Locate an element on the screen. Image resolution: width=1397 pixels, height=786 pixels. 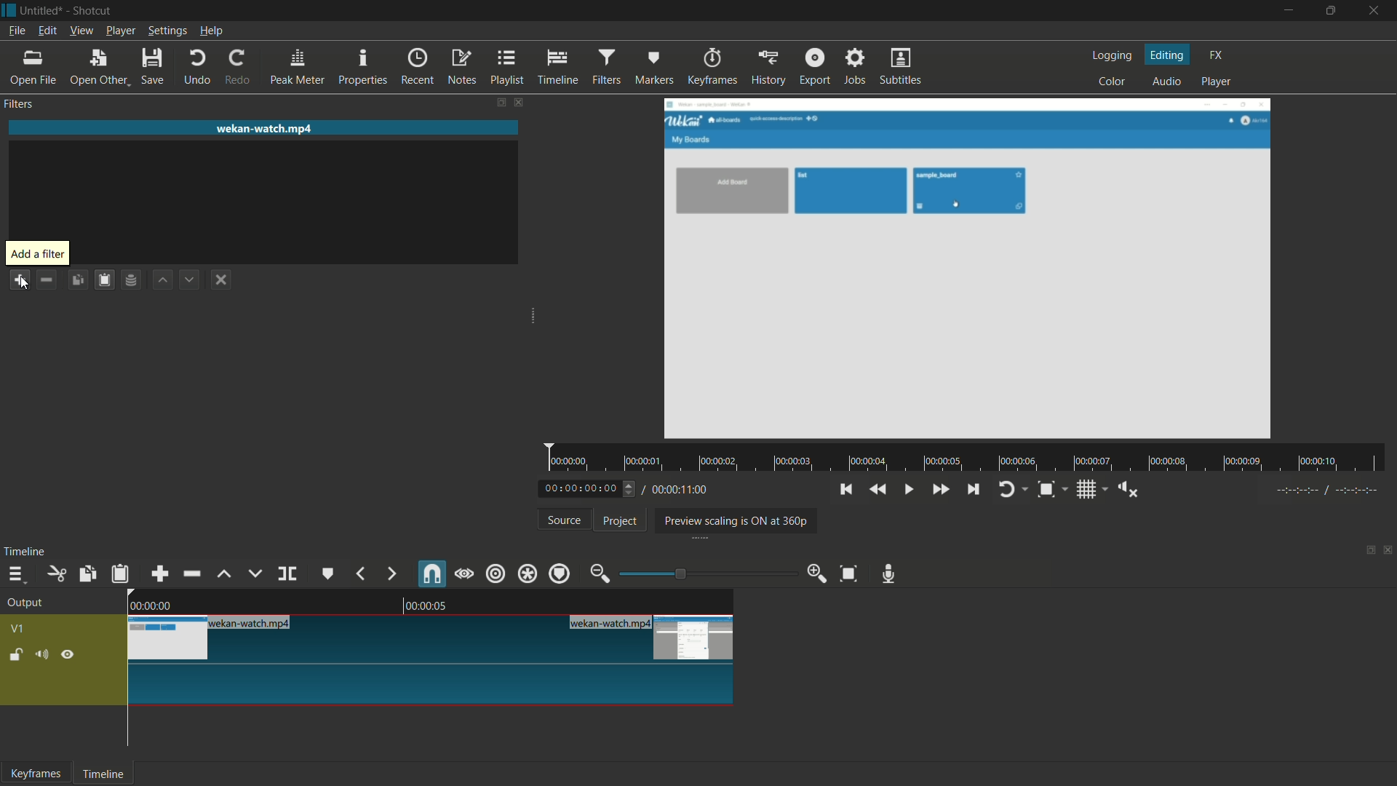
toggle grid is located at coordinates (1093, 489).